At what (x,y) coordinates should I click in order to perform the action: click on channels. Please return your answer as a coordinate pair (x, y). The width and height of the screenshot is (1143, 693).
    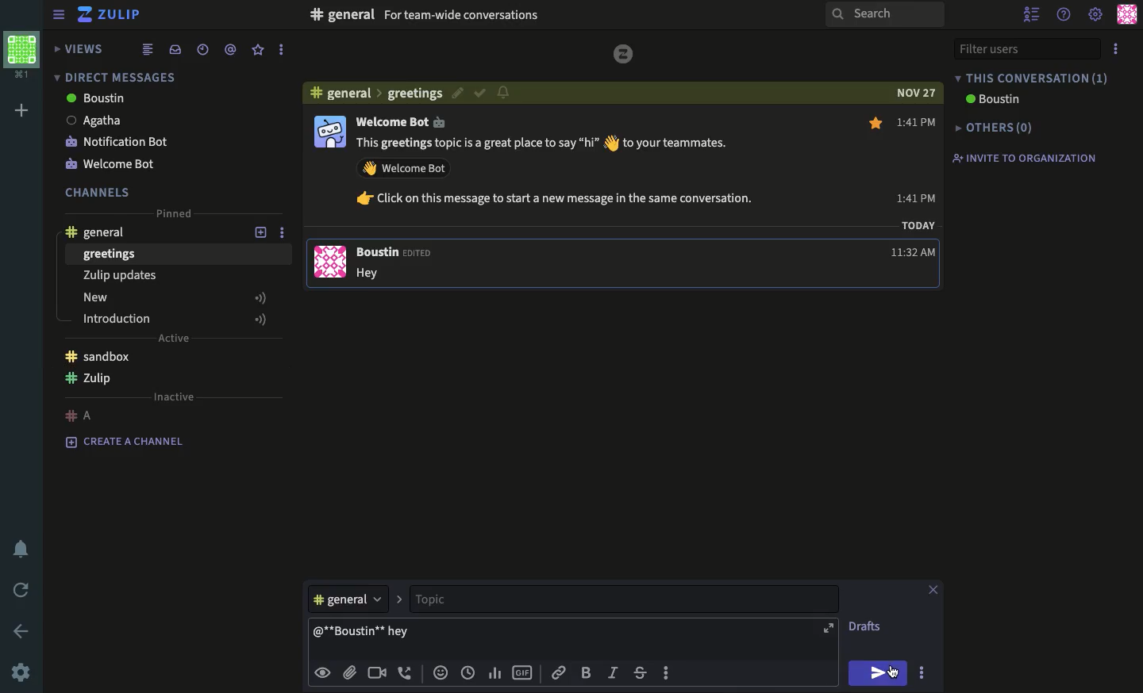
    Looking at the image, I should click on (99, 191).